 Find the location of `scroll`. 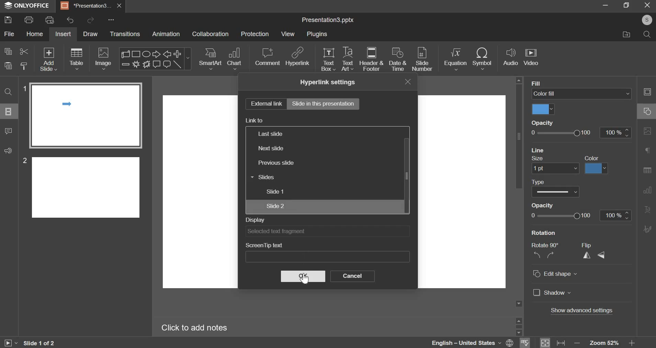

scroll is located at coordinates (126, 54).